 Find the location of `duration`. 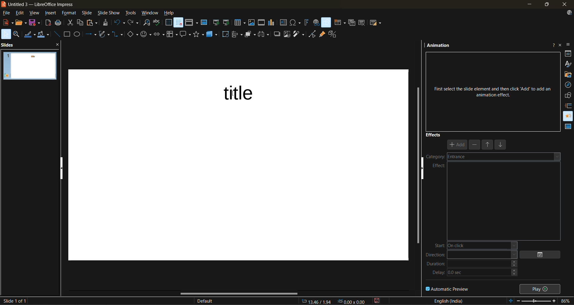

duration is located at coordinates (472, 266).